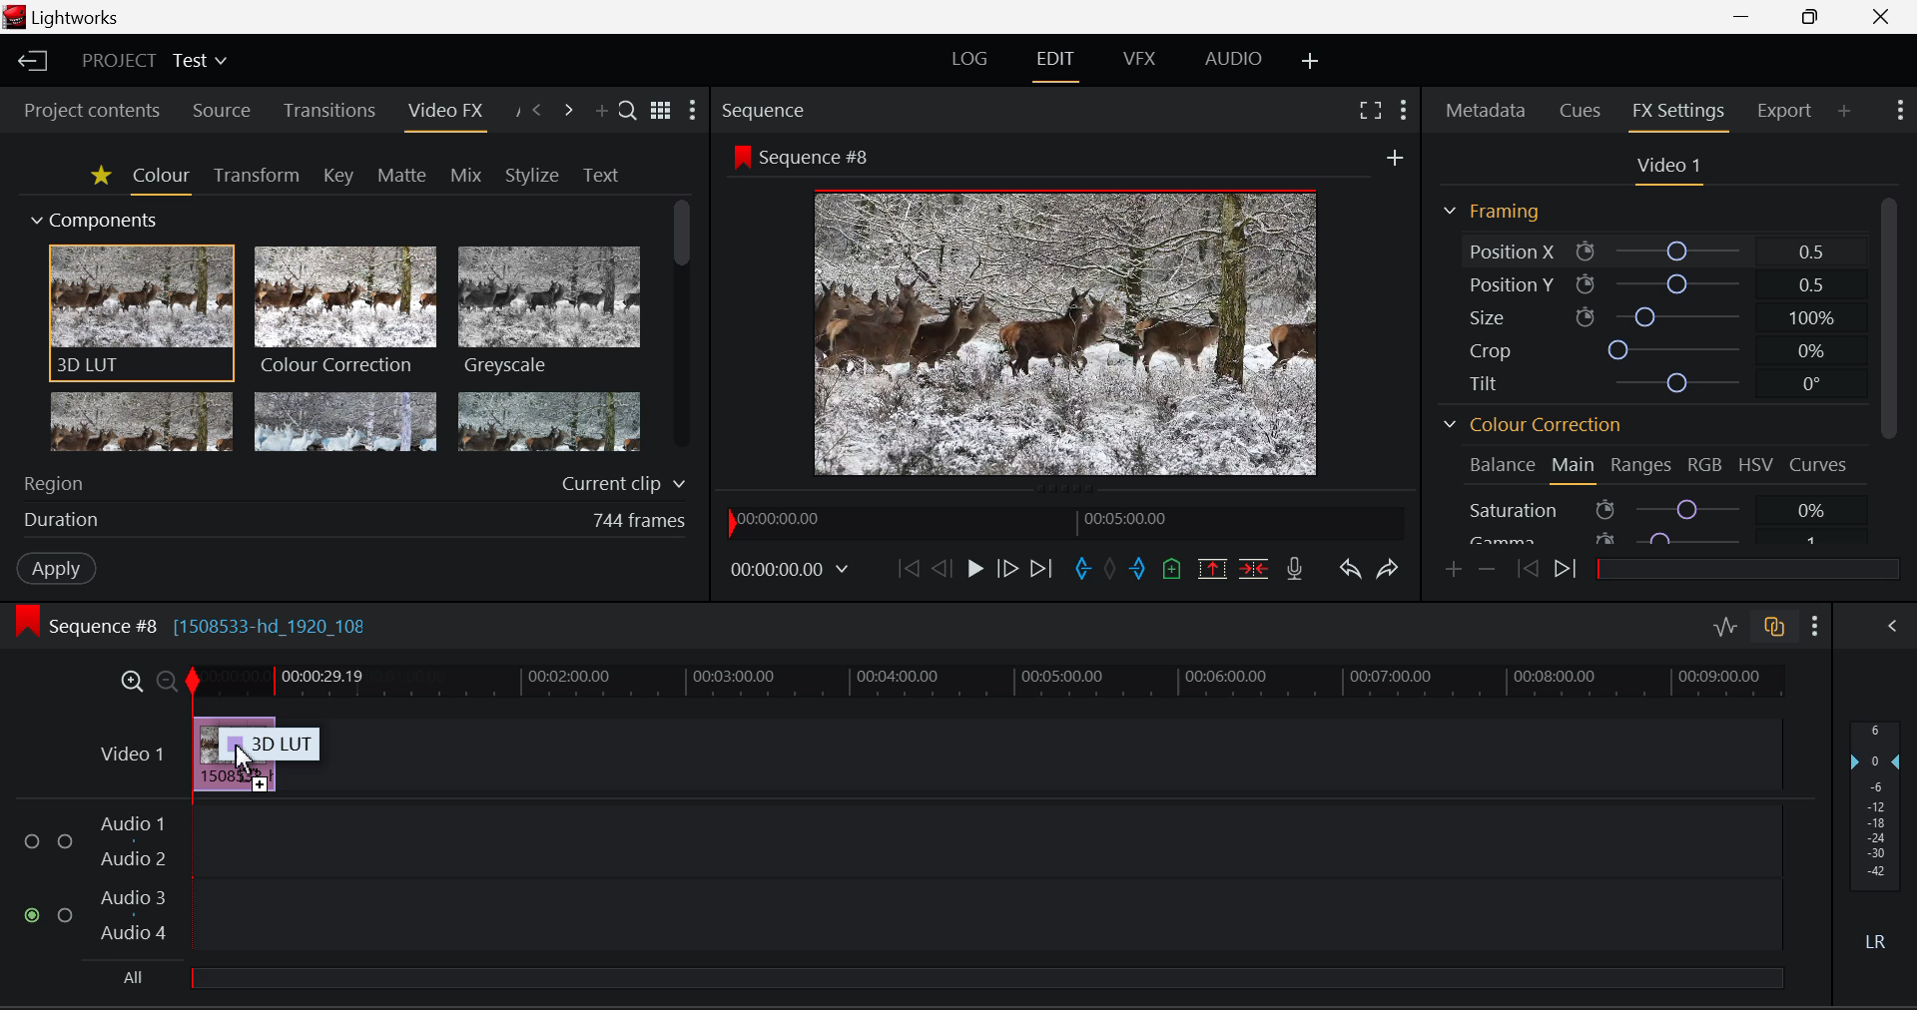 This screenshot has width=1917, height=1010. What do you see at coordinates (539, 108) in the screenshot?
I see `Previous Panel` at bounding box center [539, 108].